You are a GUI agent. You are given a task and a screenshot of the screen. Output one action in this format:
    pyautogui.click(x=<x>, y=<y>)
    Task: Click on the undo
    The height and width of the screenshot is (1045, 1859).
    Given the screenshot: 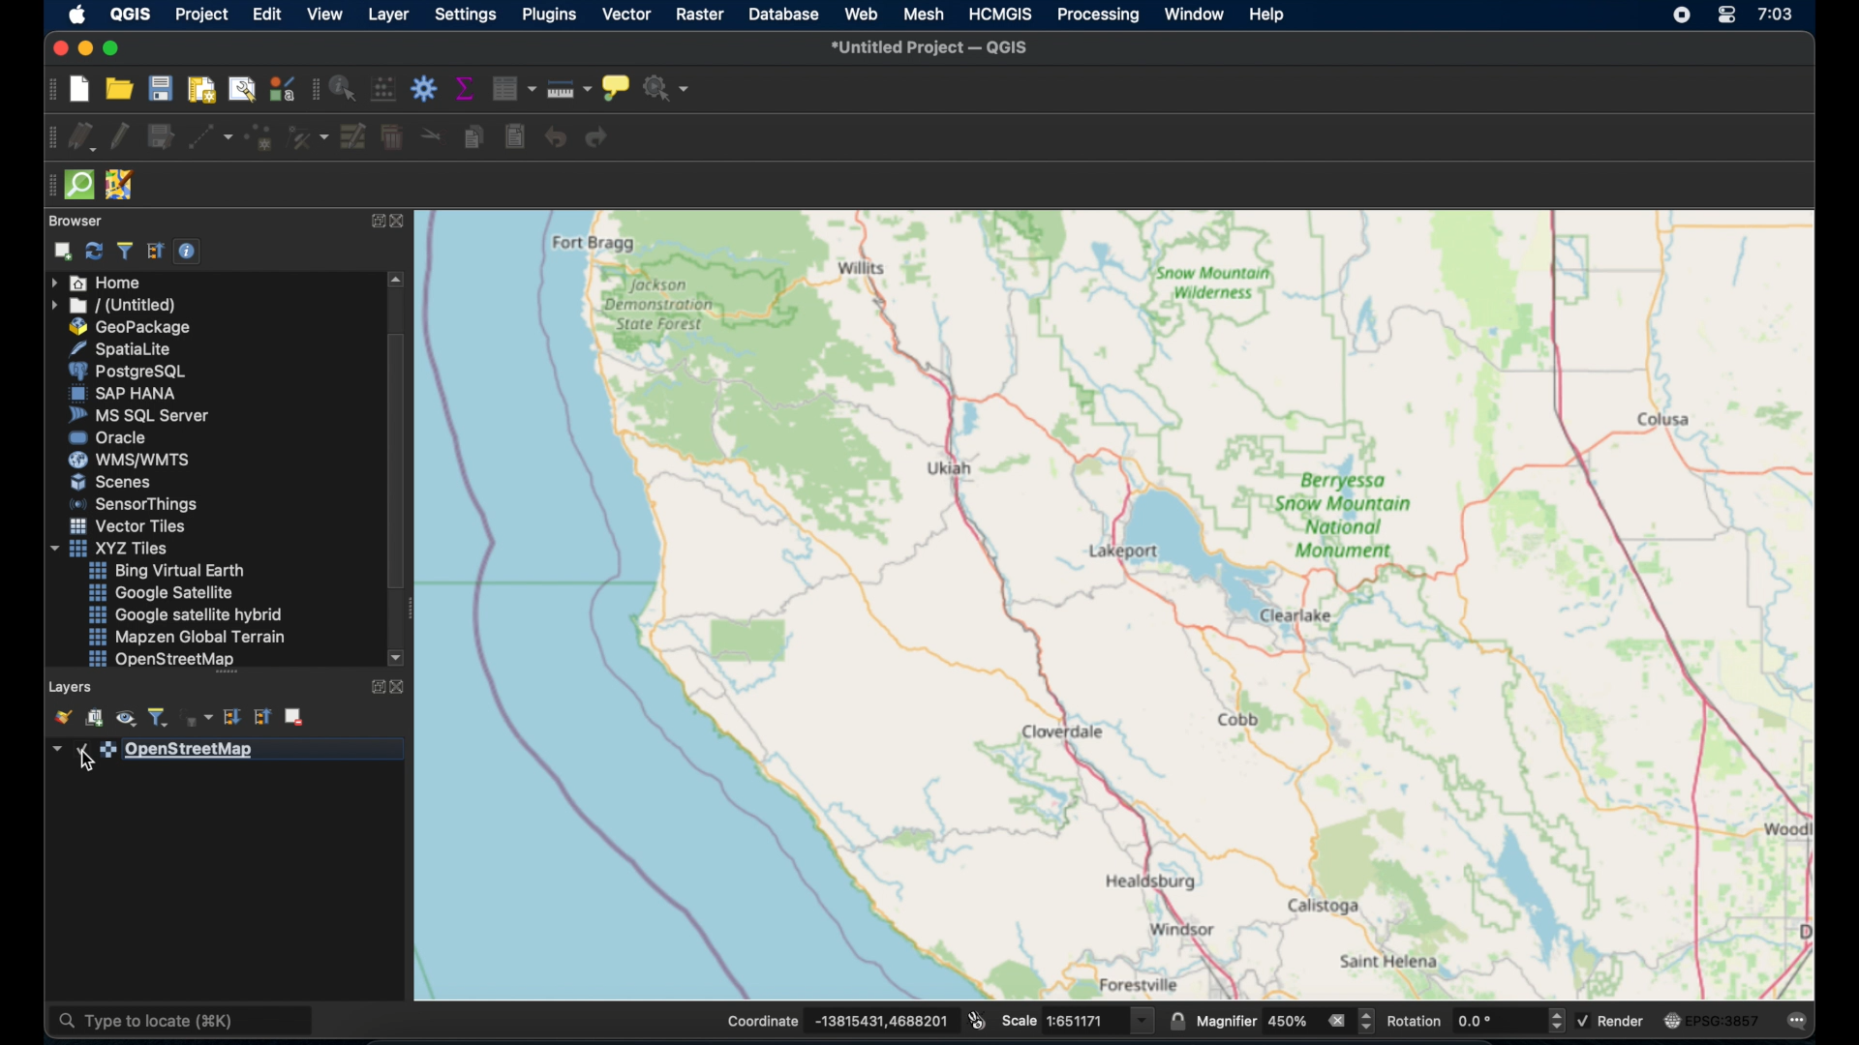 What is the action you would take?
    pyautogui.click(x=555, y=138)
    